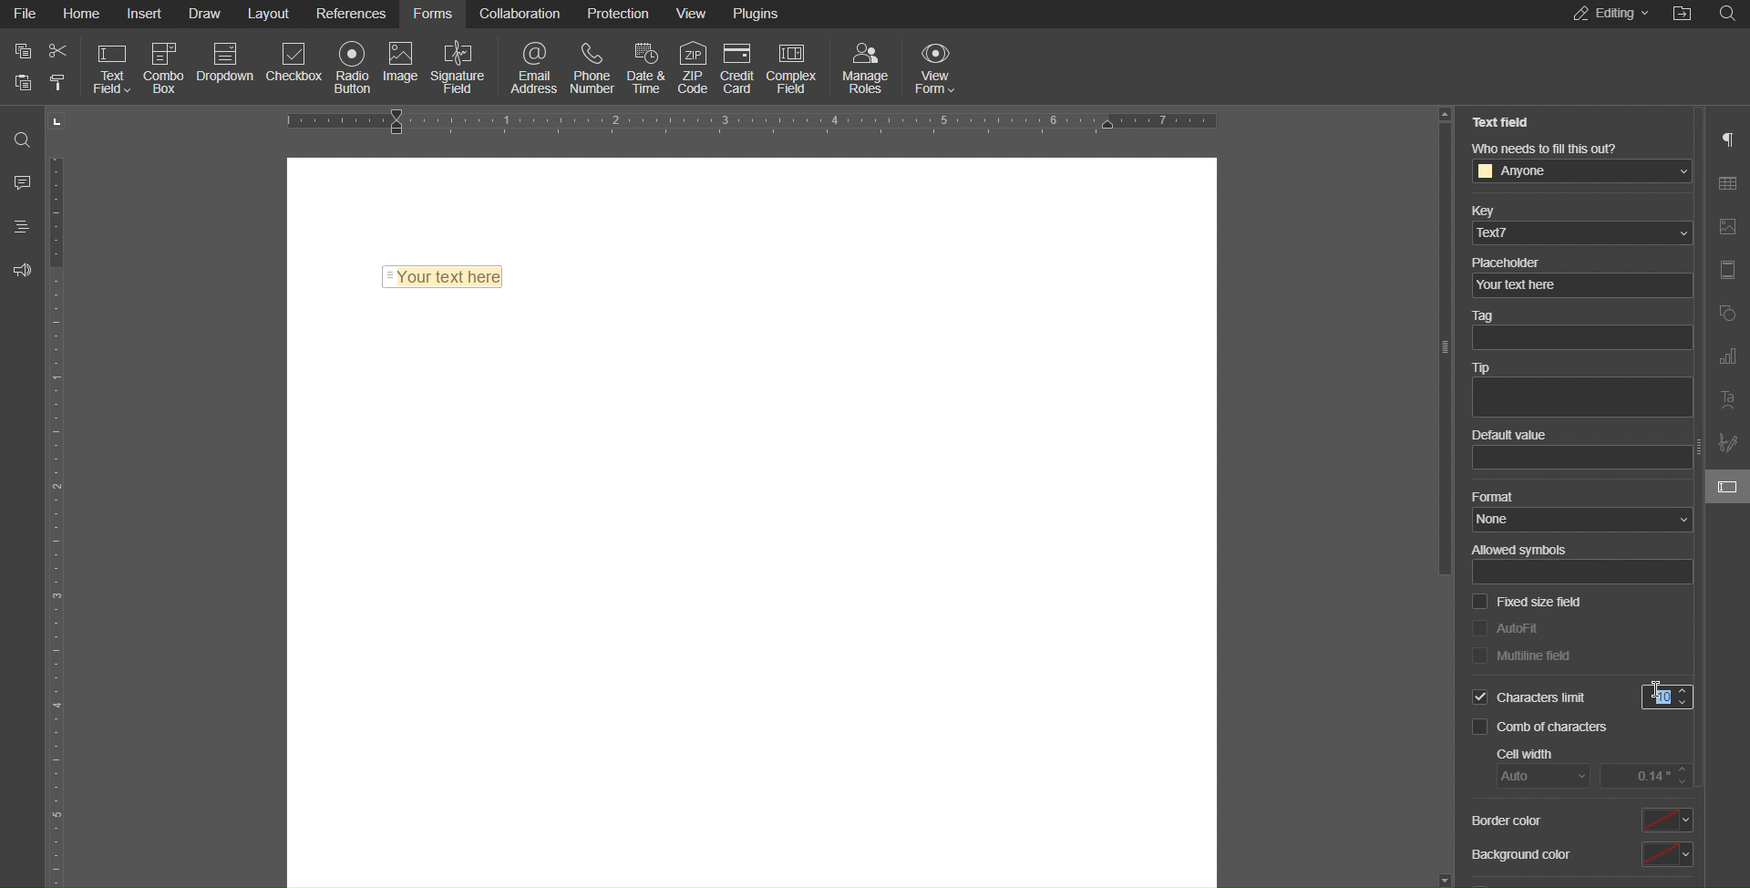 The image size is (1750, 888). What do you see at coordinates (763, 13) in the screenshot?
I see `Plugins` at bounding box center [763, 13].